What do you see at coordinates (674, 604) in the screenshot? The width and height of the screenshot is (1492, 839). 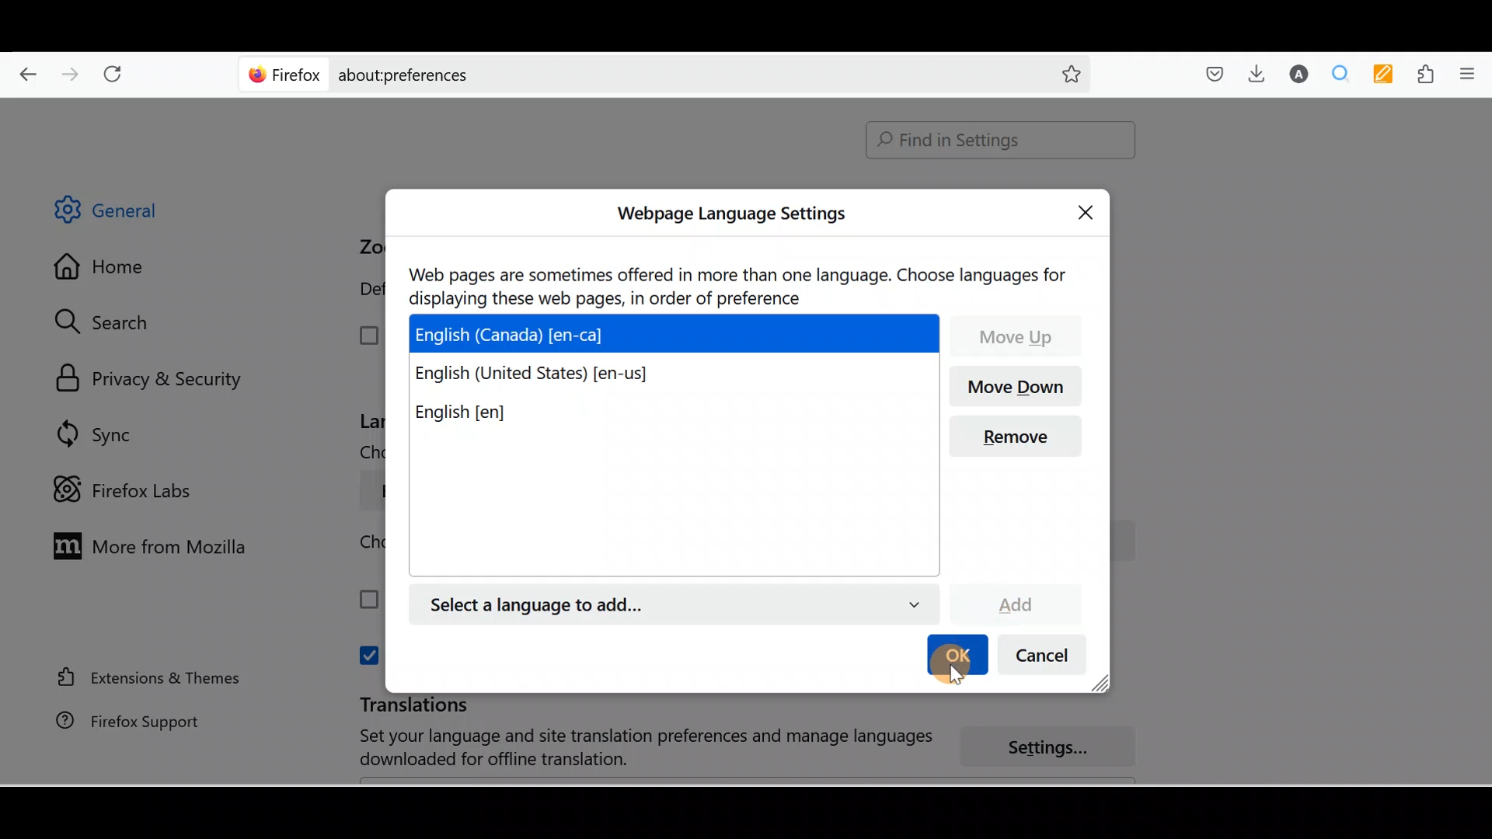 I see `English (Canada) [en-ca]` at bounding box center [674, 604].